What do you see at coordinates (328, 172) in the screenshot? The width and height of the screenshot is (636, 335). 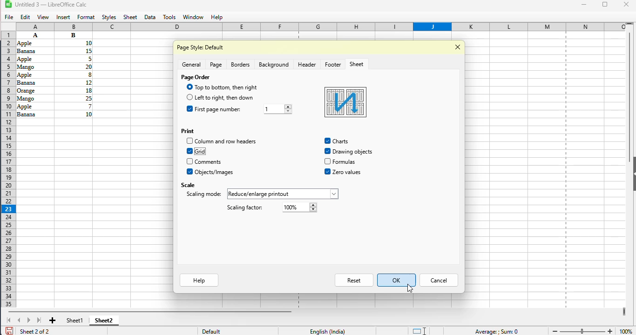 I see `zero values` at bounding box center [328, 172].